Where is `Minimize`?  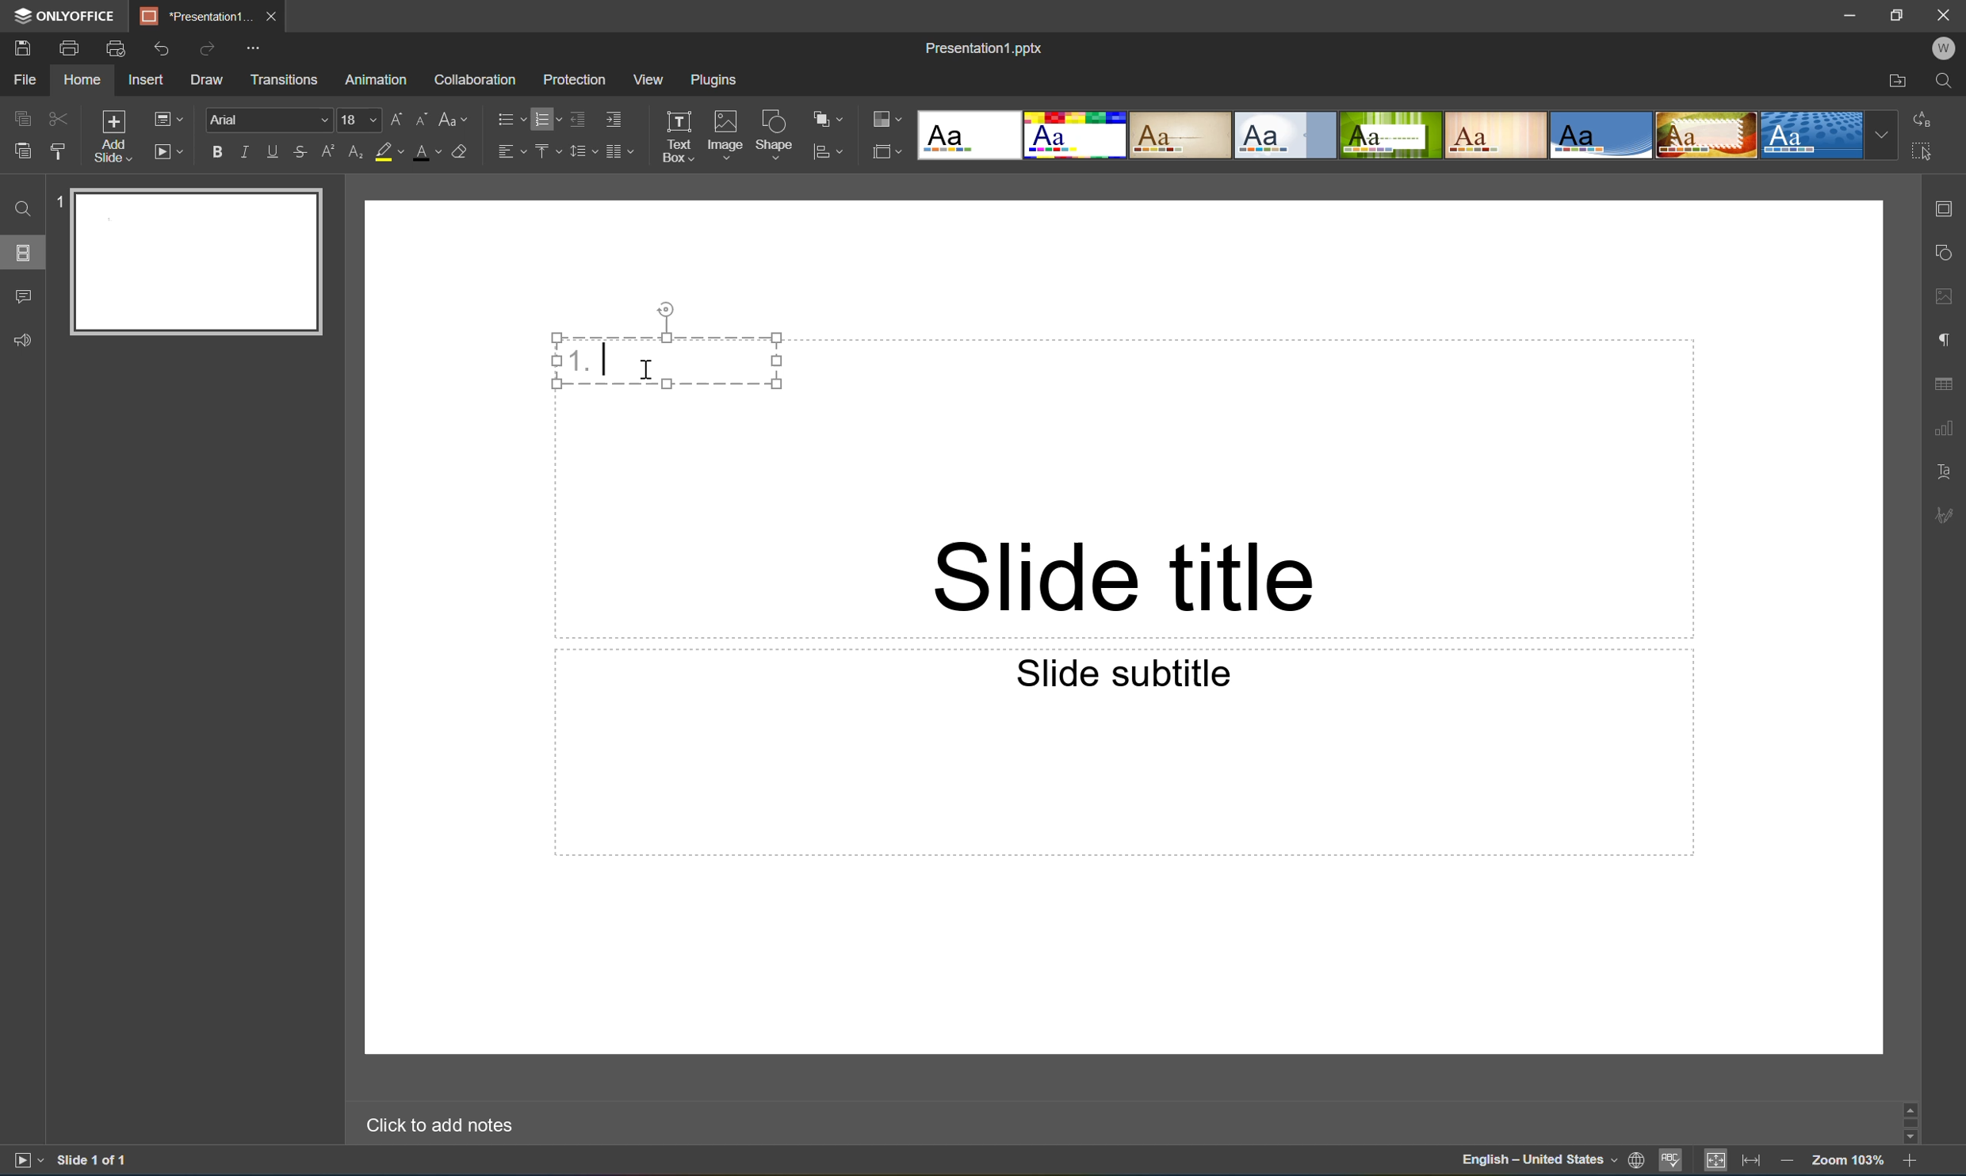
Minimize is located at coordinates (1850, 14).